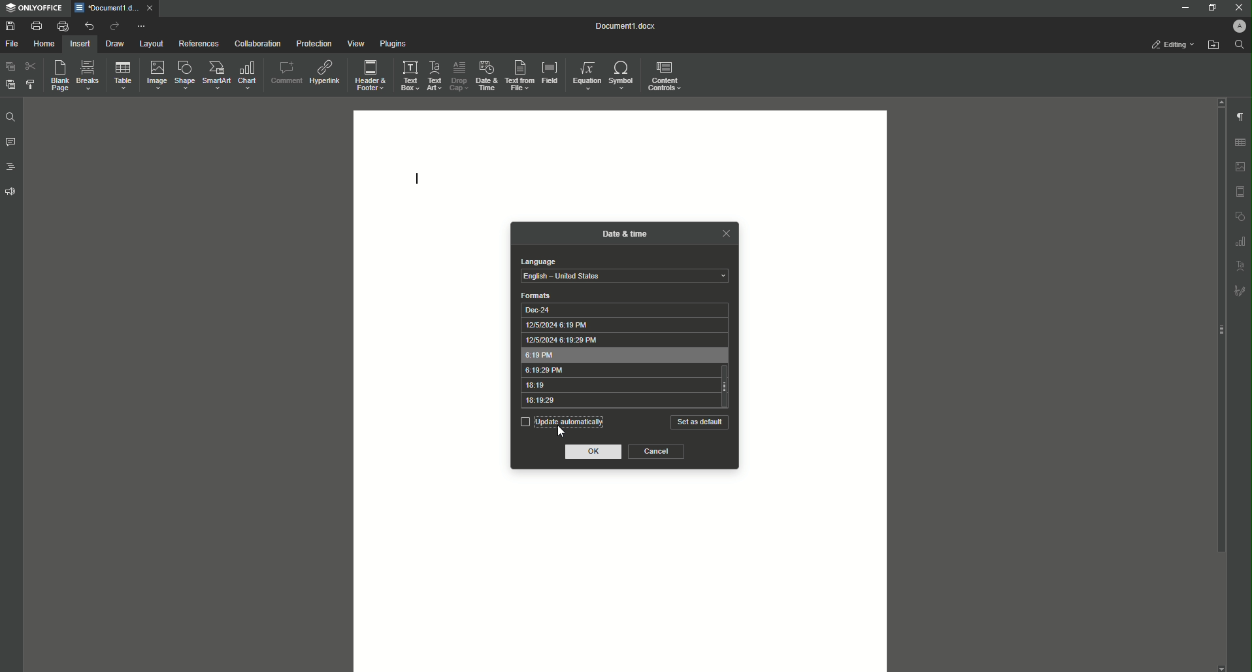  Describe the element at coordinates (550, 73) in the screenshot. I see `Field` at that location.